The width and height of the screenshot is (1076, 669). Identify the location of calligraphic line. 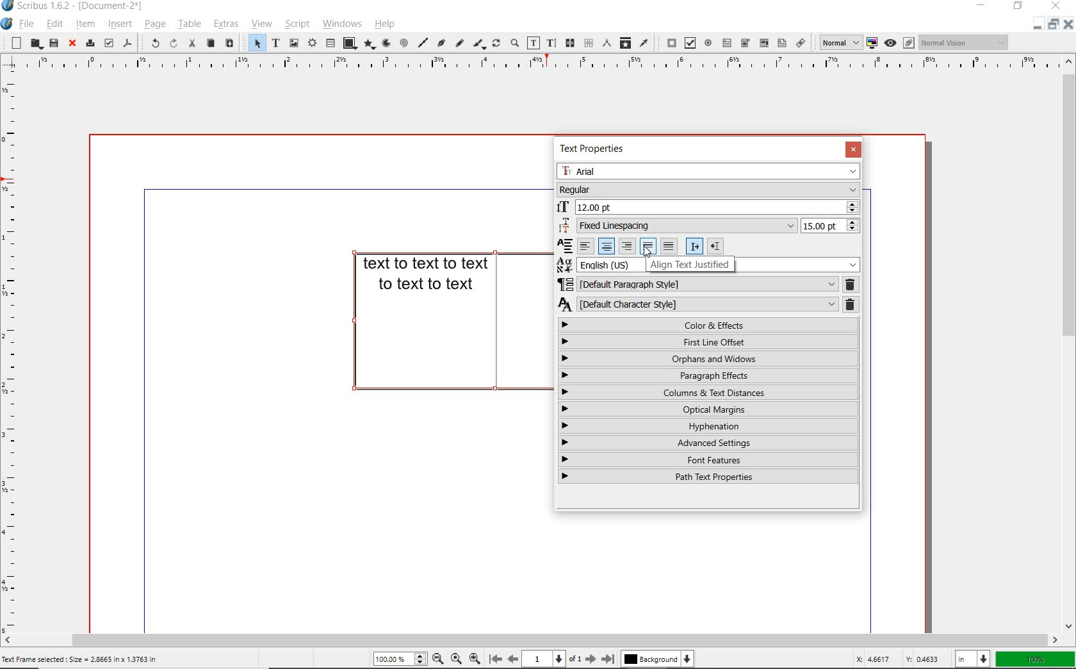
(478, 43).